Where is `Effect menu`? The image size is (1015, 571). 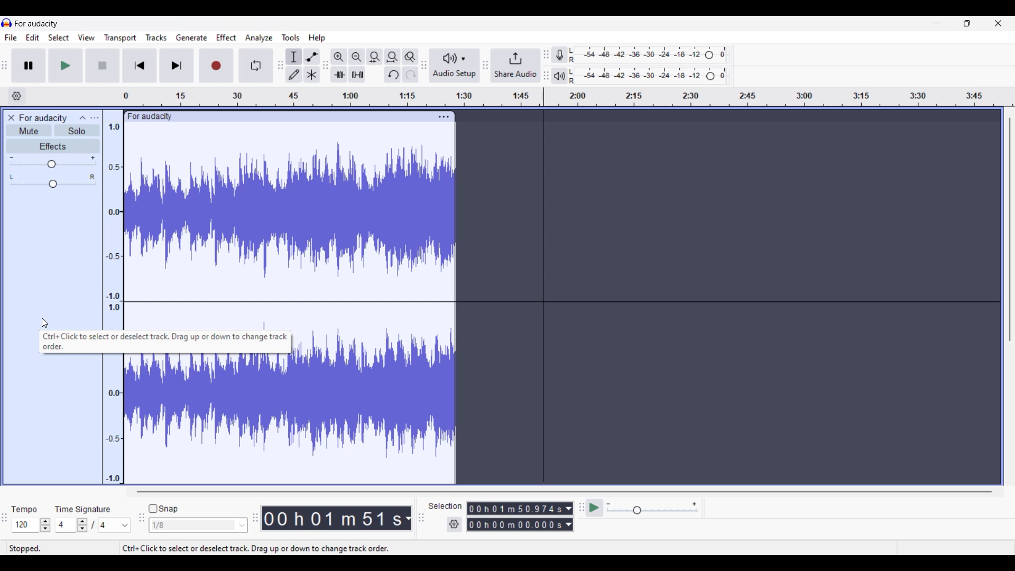 Effect menu is located at coordinates (226, 37).